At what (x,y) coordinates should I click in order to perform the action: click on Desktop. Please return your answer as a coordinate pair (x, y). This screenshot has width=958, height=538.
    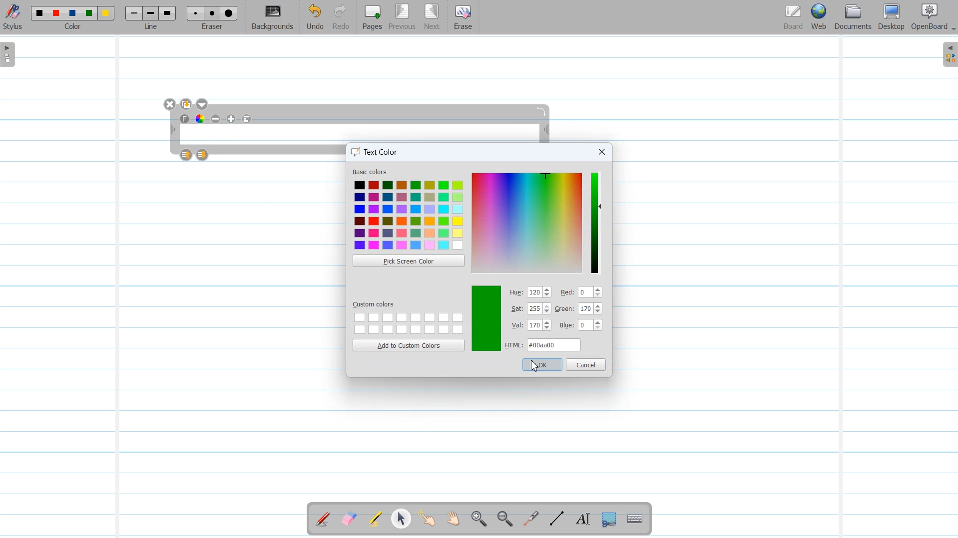
    Looking at the image, I should click on (891, 17).